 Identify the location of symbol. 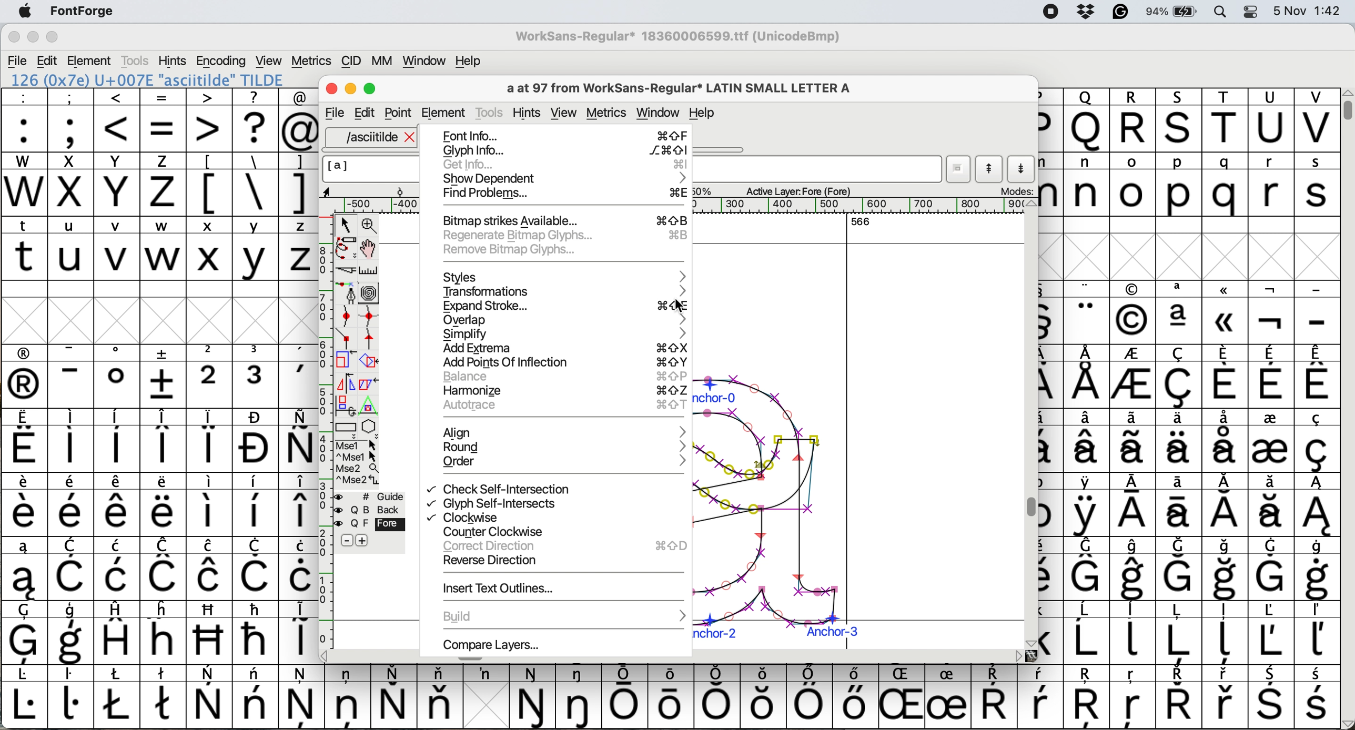
(1226, 697).